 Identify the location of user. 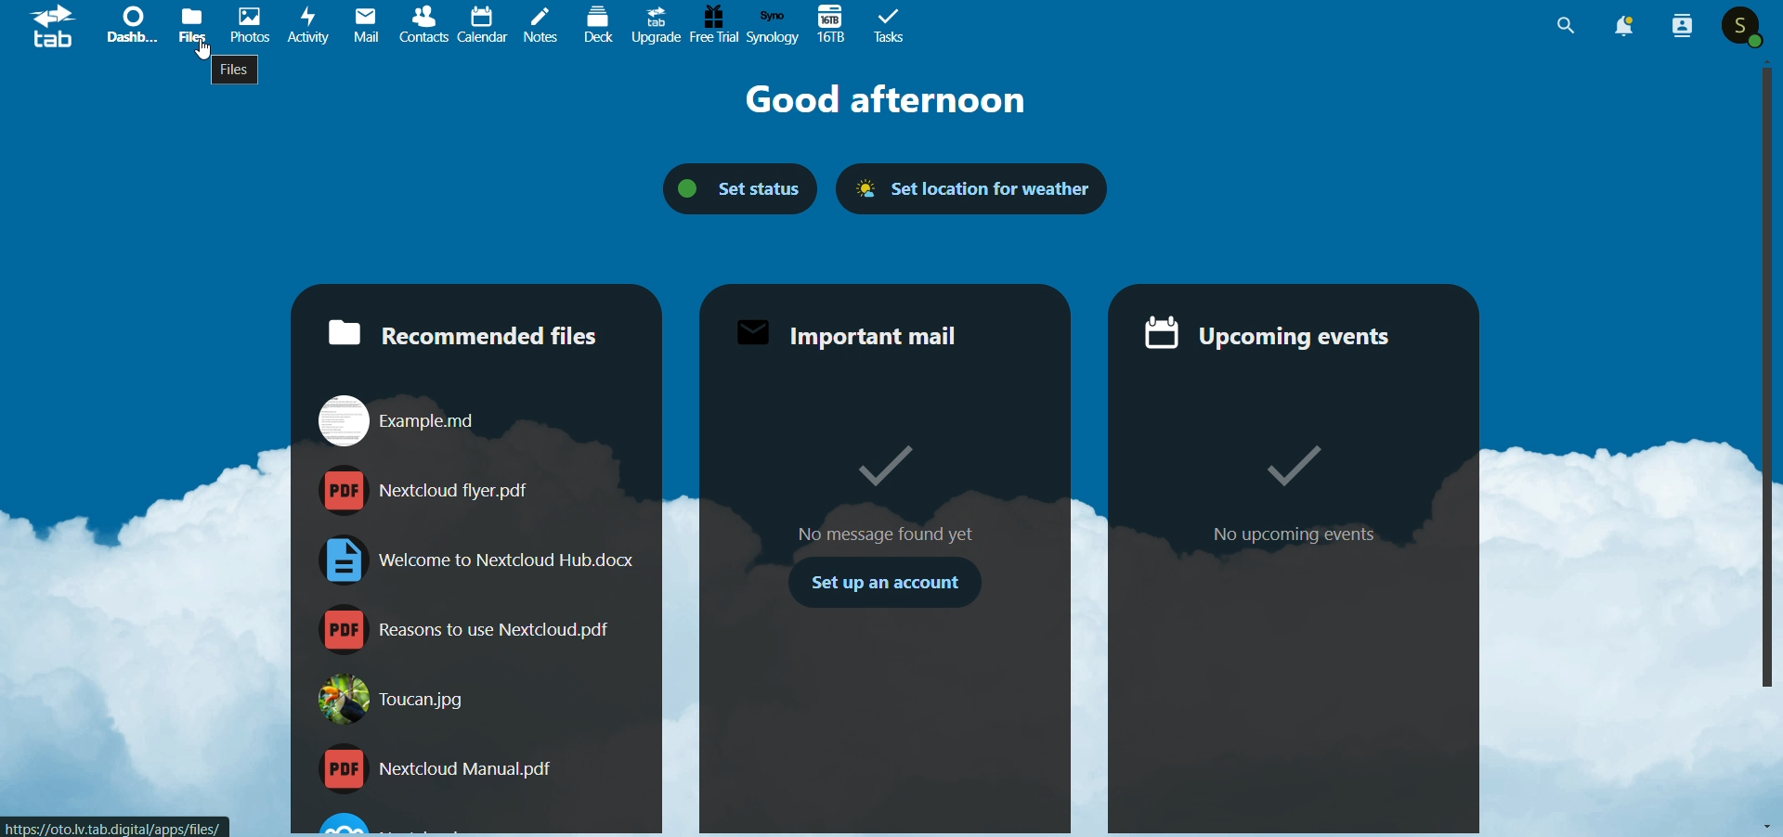
(1744, 28).